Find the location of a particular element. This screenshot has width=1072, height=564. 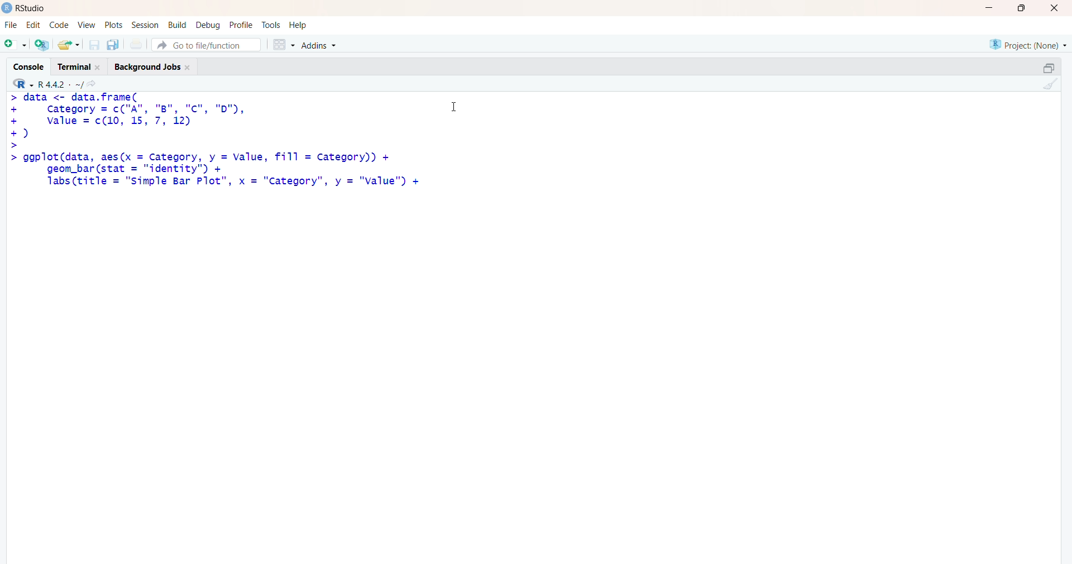

clear console is located at coordinates (1049, 84).